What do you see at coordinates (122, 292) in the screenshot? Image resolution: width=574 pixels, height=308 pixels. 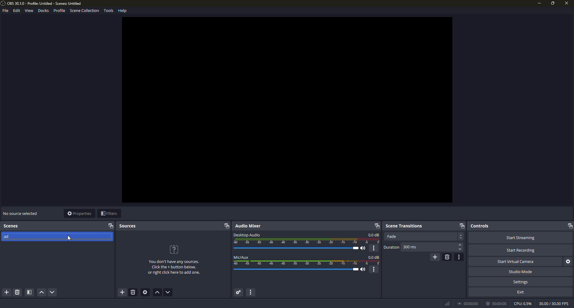 I see `add source` at bounding box center [122, 292].